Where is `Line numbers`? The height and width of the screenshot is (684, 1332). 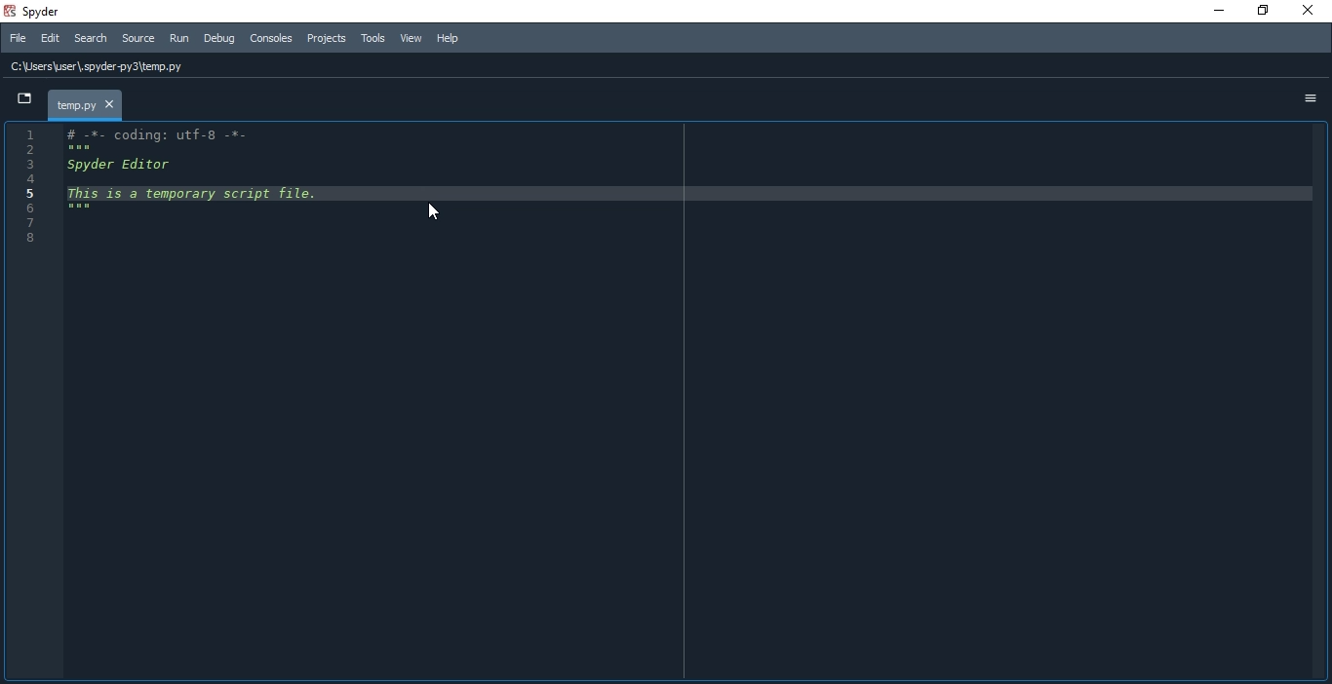
Line numbers is located at coordinates (32, 193).